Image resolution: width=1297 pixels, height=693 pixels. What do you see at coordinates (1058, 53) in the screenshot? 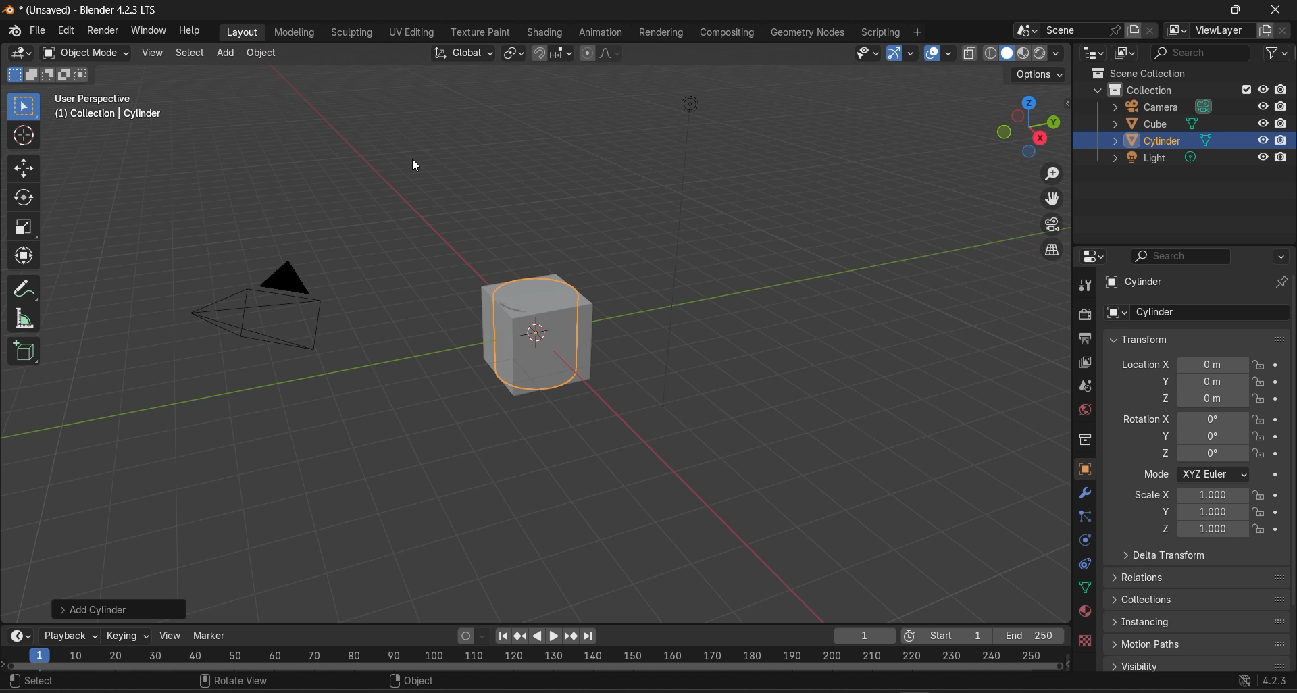
I see `shading` at bounding box center [1058, 53].